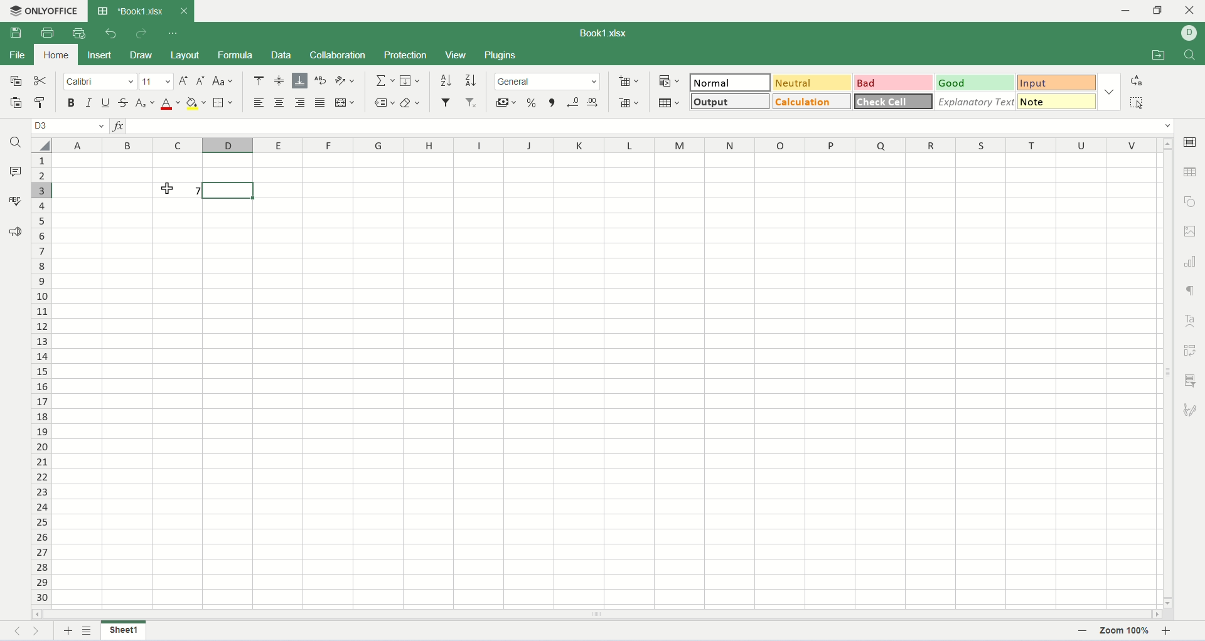  What do you see at coordinates (197, 102) in the screenshot?
I see `backgroun color` at bounding box center [197, 102].